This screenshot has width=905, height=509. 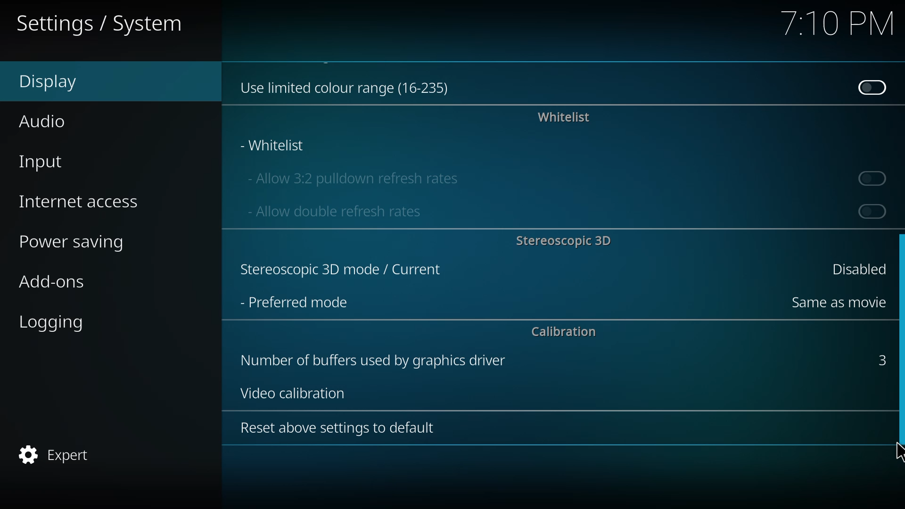 I want to click on use limited color range, so click(x=349, y=85).